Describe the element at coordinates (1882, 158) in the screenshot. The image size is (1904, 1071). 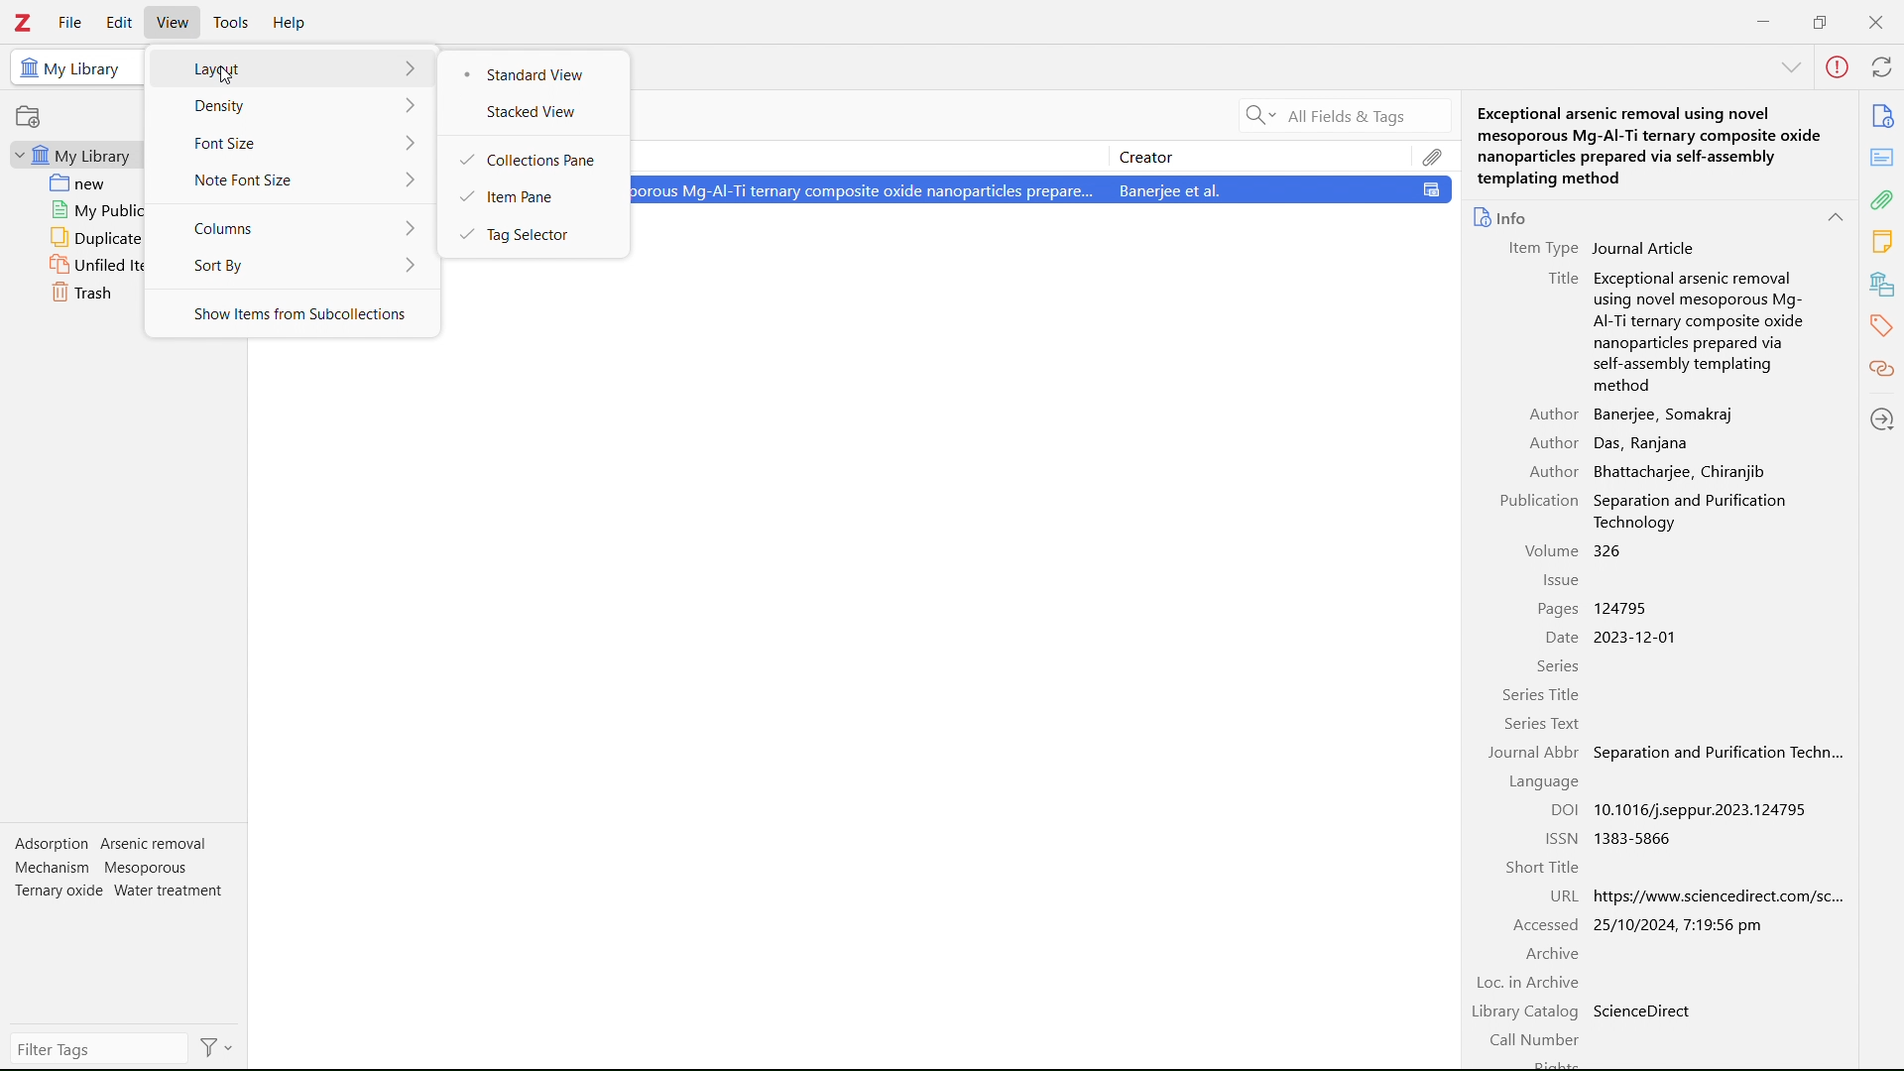
I see `abstract` at that location.